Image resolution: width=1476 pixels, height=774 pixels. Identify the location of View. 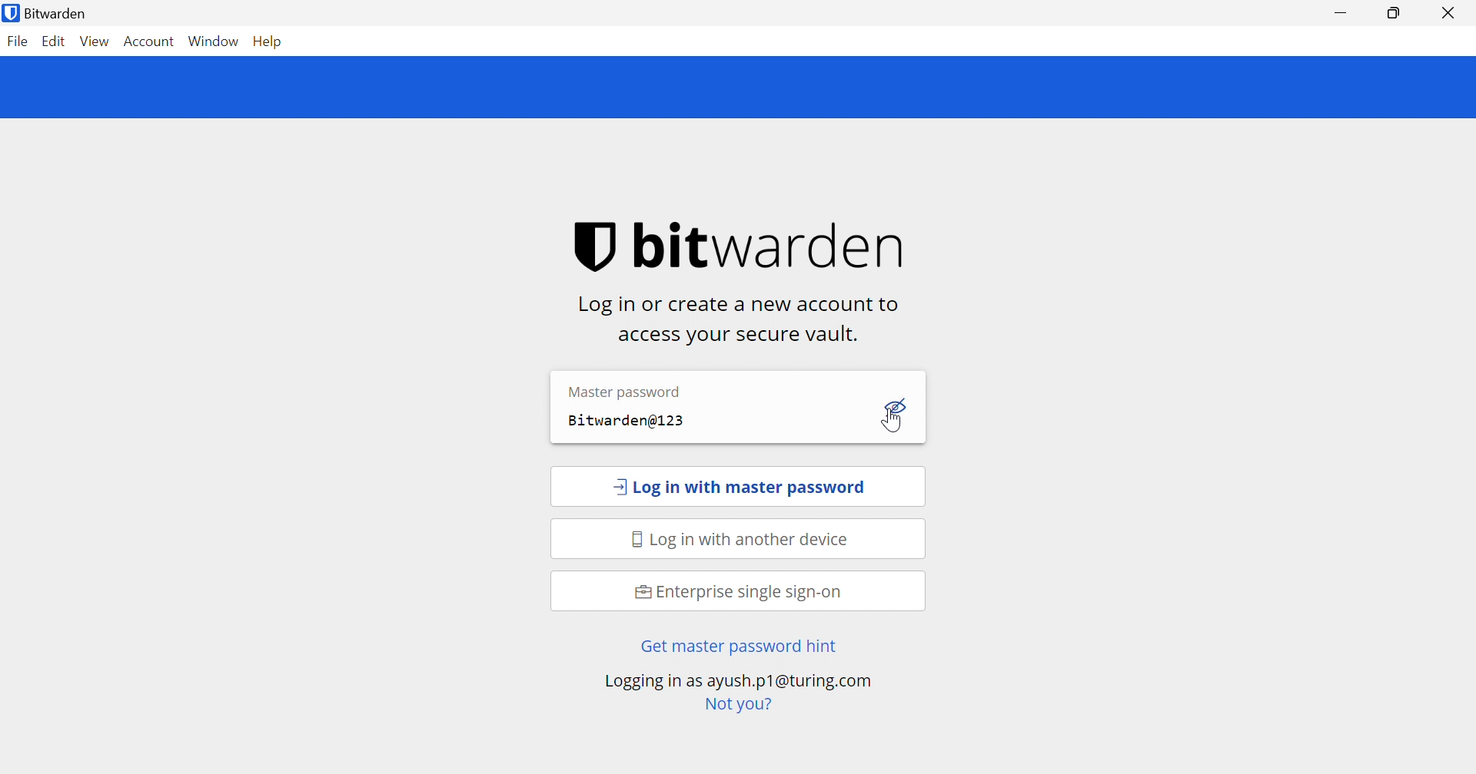
(95, 41).